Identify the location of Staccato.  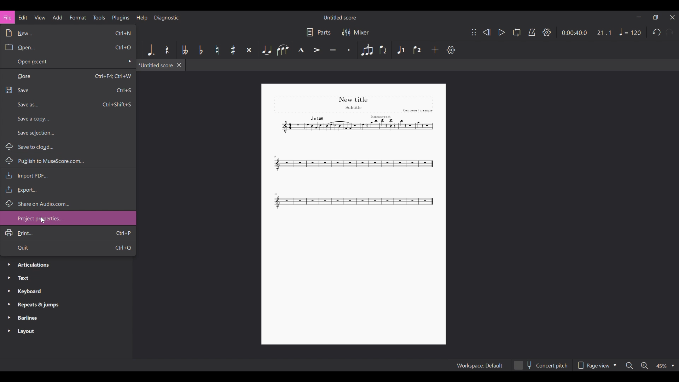
(349, 50).